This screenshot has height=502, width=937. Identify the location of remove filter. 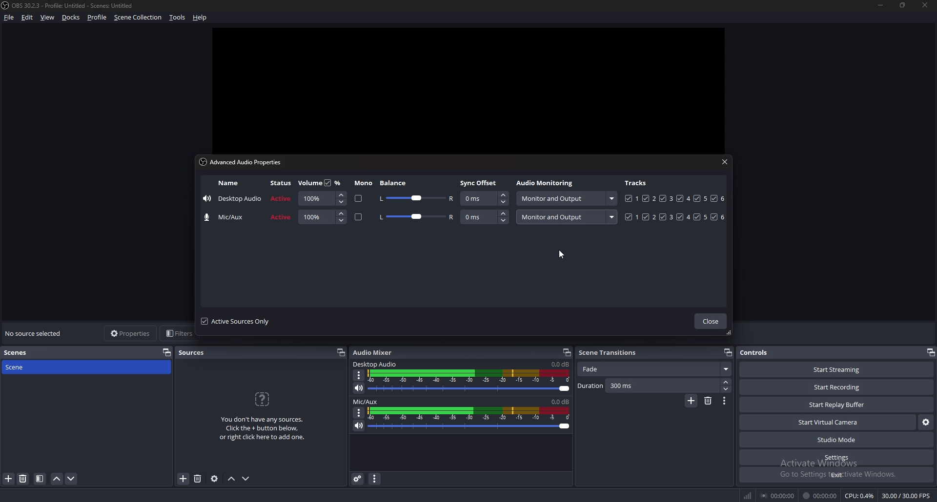
(23, 479).